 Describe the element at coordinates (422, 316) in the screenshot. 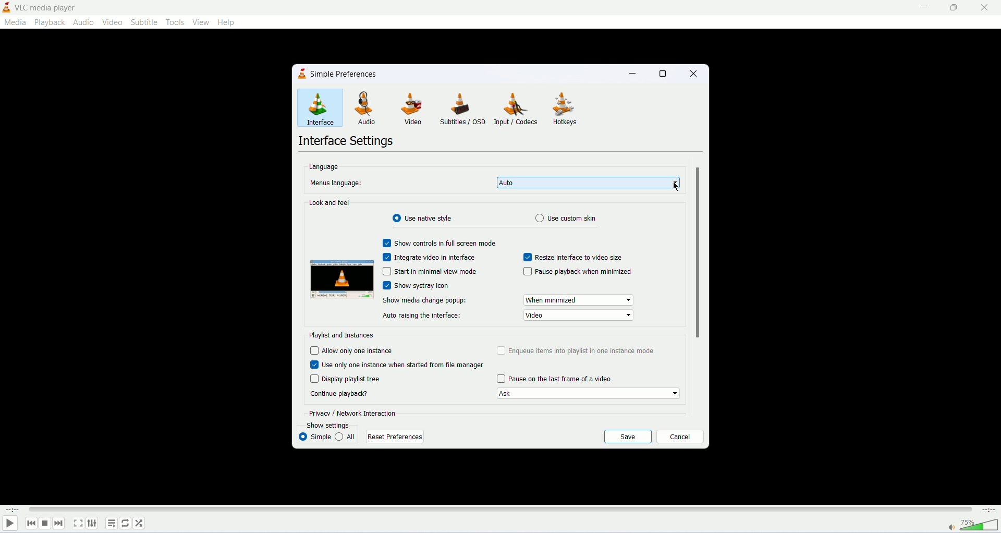

I see `auto raising the interface` at that location.